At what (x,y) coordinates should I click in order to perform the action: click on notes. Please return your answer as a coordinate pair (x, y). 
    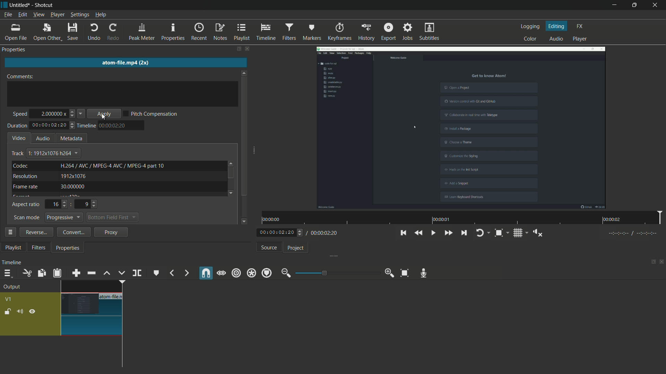
    Looking at the image, I should click on (220, 33).